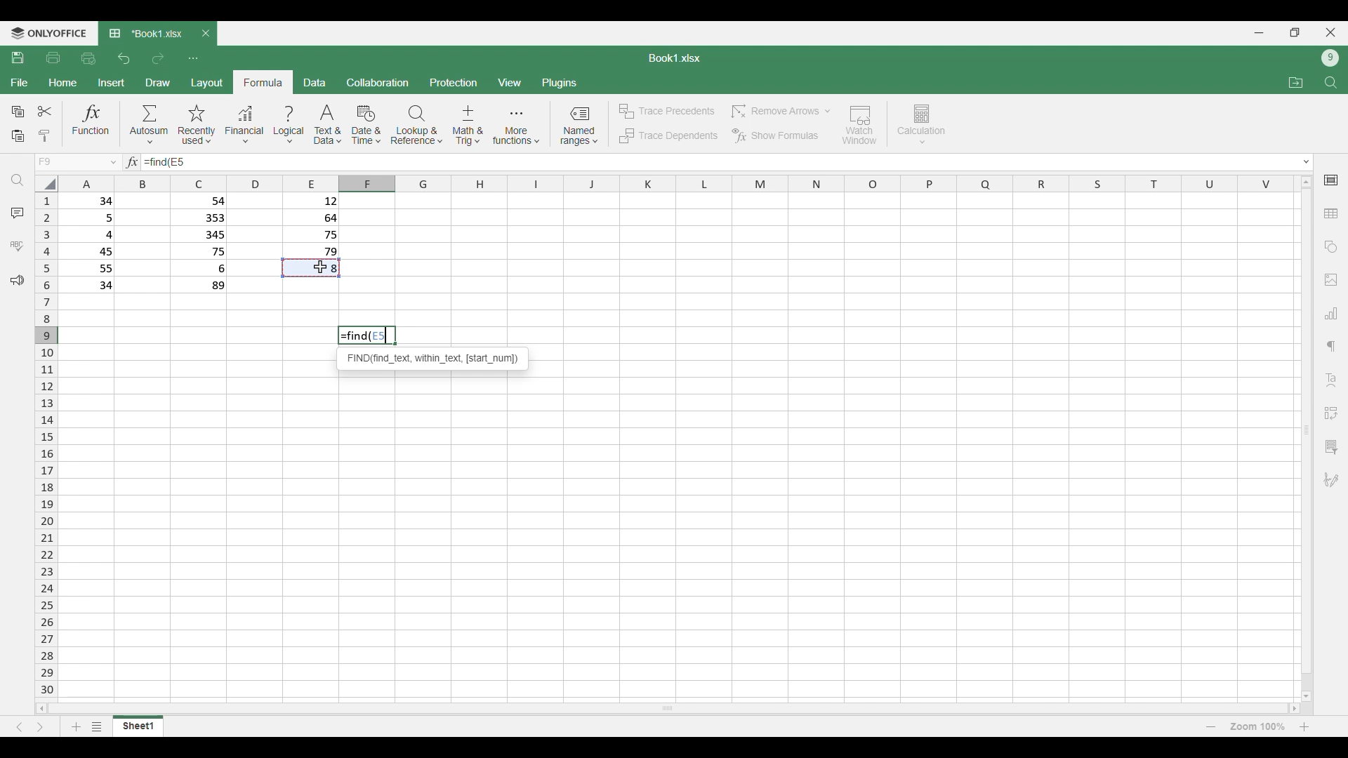 The image size is (1348, 758). I want to click on Insert shapes, so click(1331, 247).